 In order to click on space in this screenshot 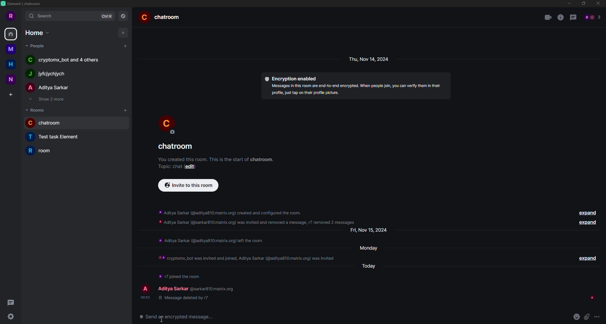, I will do `click(13, 79)`.